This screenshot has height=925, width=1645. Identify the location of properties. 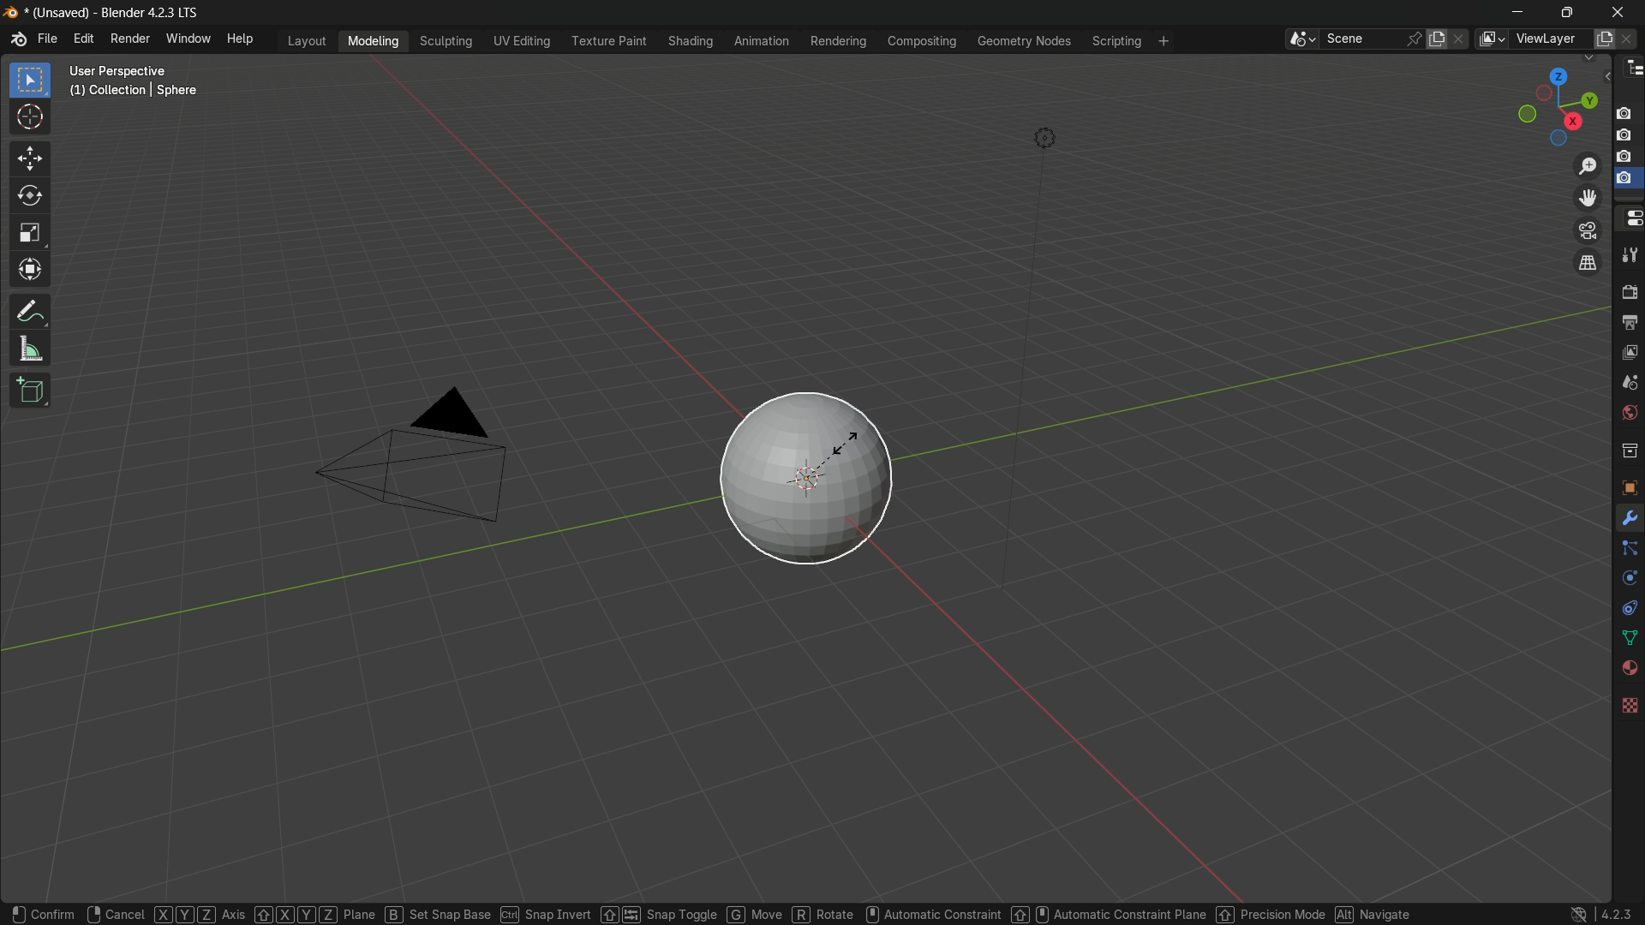
(1629, 219).